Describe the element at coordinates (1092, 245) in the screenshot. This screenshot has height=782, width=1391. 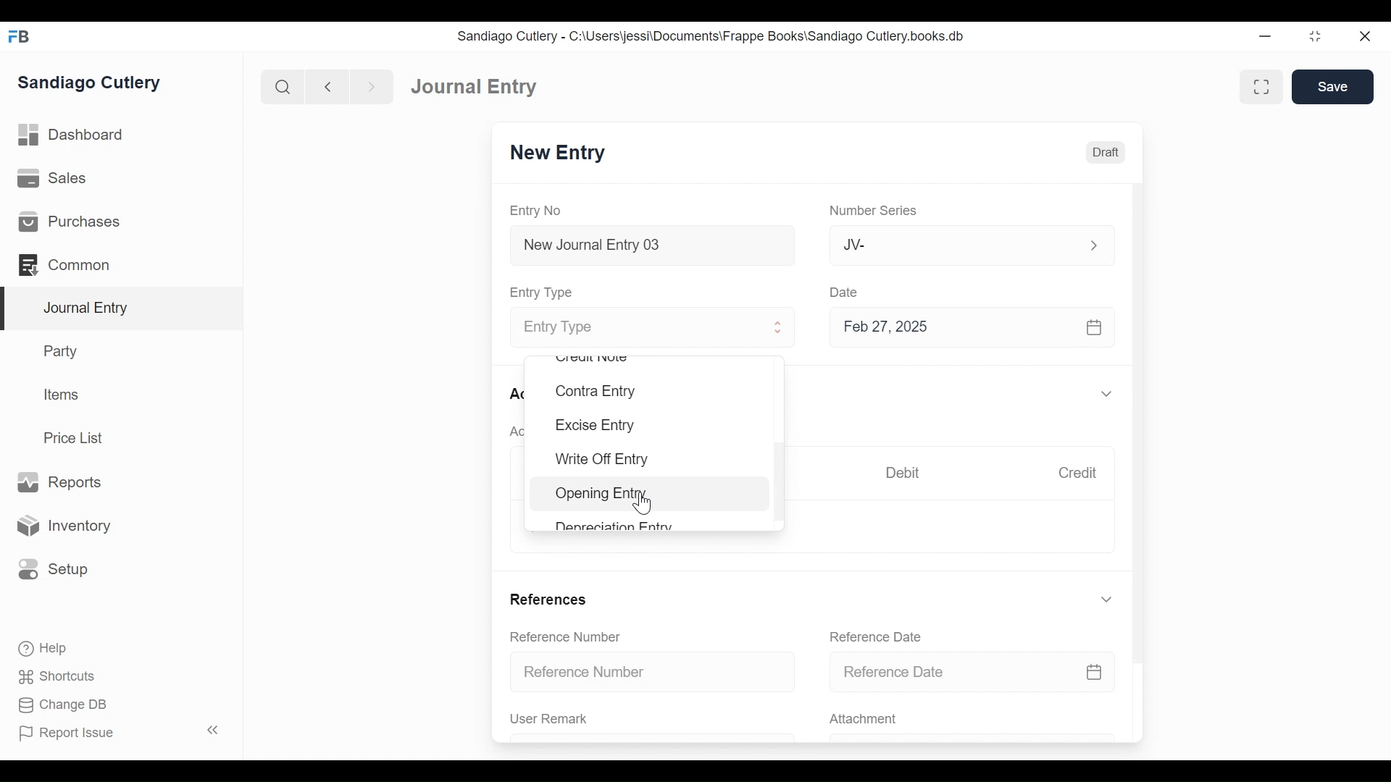
I see `Expand` at that location.